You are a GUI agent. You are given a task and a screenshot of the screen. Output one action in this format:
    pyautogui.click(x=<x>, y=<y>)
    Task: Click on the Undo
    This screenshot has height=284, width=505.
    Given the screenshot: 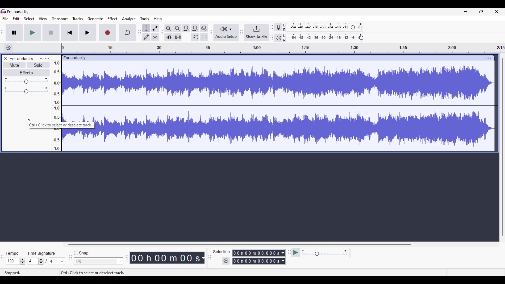 What is the action you would take?
    pyautogui.click(x=195, y=37)
    